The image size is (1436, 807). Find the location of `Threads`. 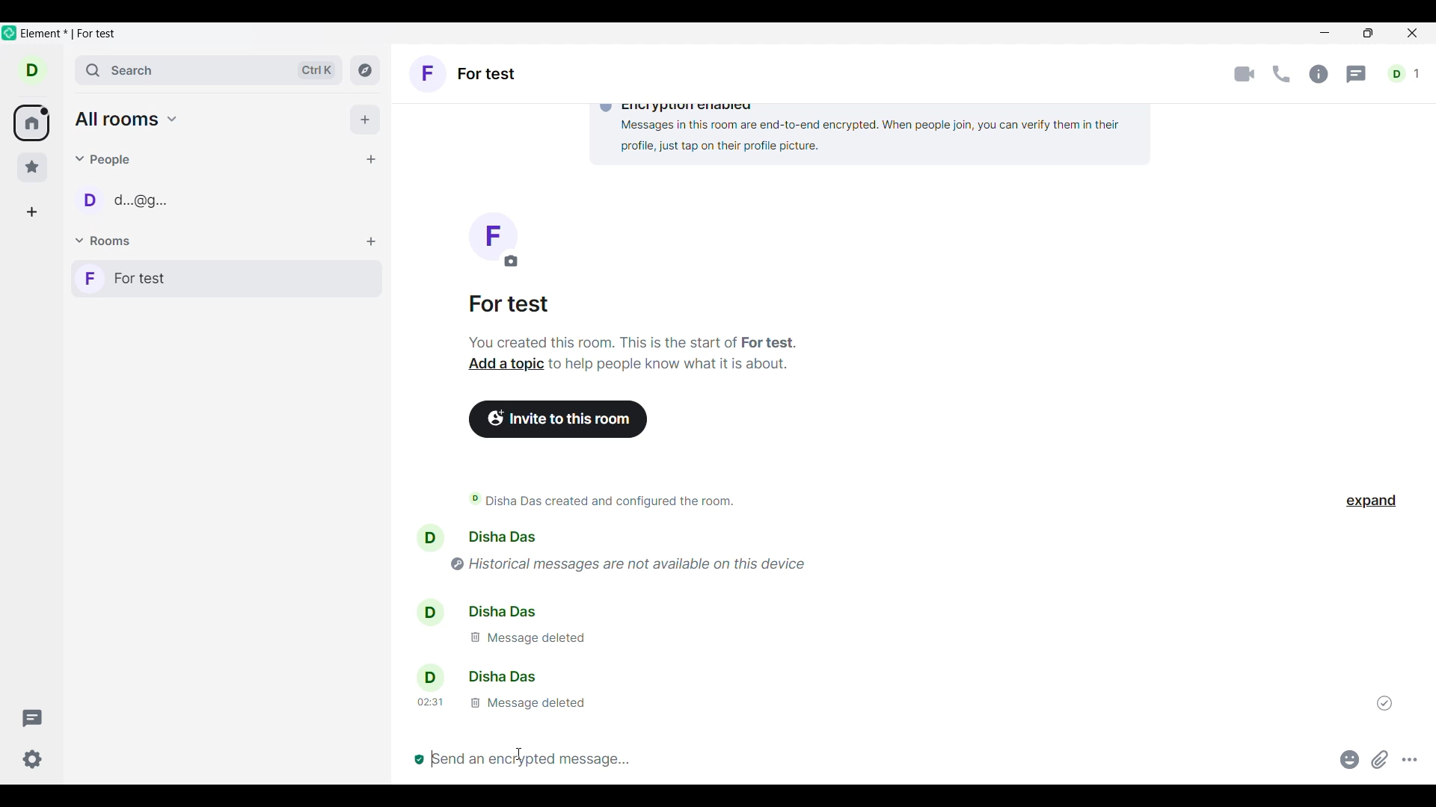

Threads is located at coordinates (1357, 75).